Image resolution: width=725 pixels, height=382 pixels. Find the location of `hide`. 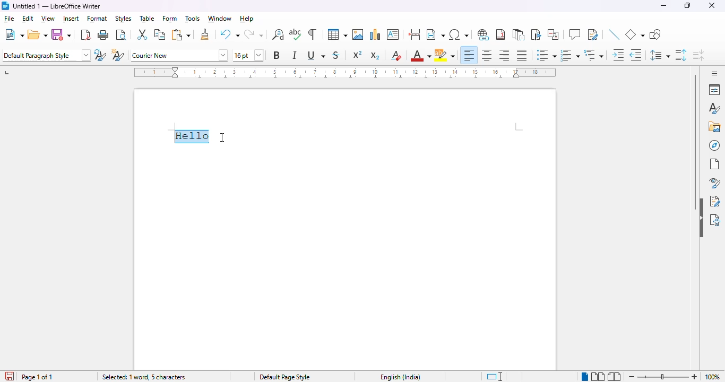

hide is located at coordinates (701, 218).